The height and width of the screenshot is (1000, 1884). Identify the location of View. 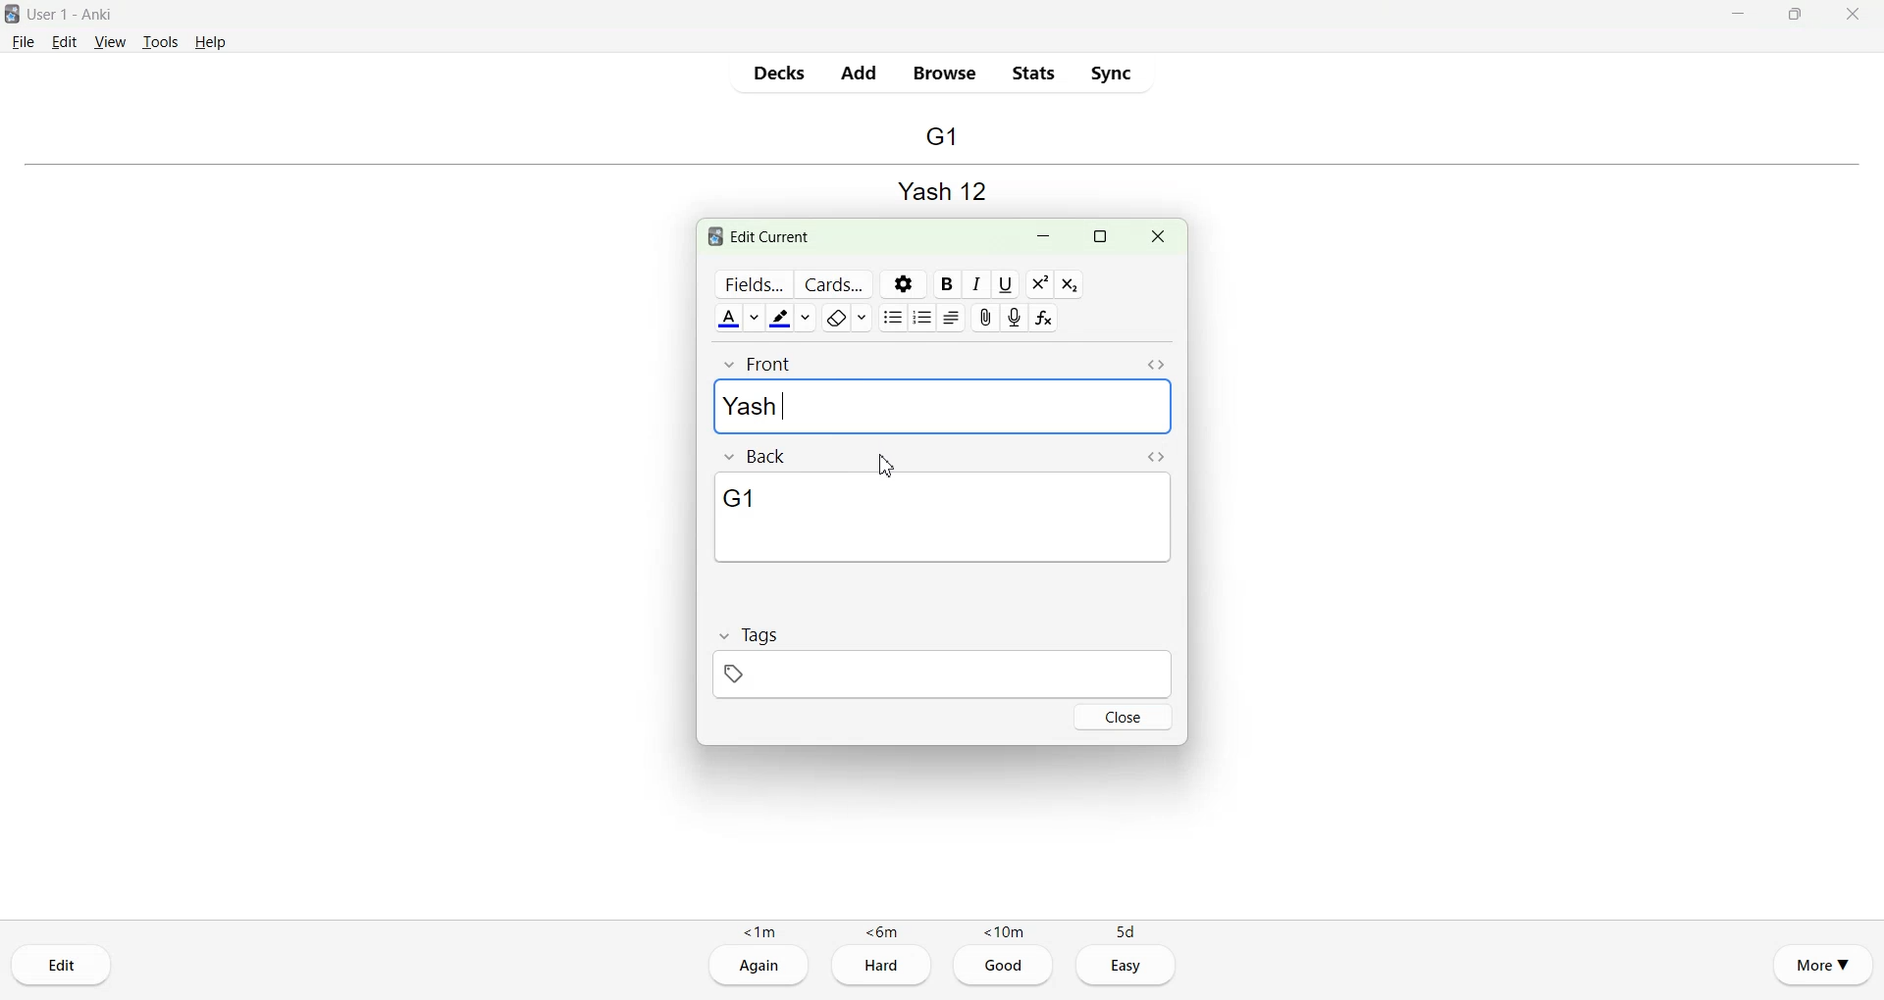
(111, 41).